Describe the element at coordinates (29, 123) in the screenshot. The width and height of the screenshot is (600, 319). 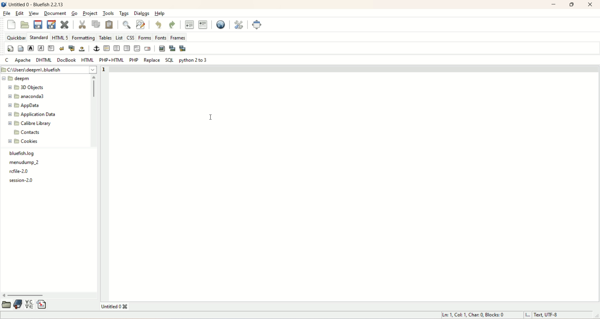
I see `calibre` at that location.